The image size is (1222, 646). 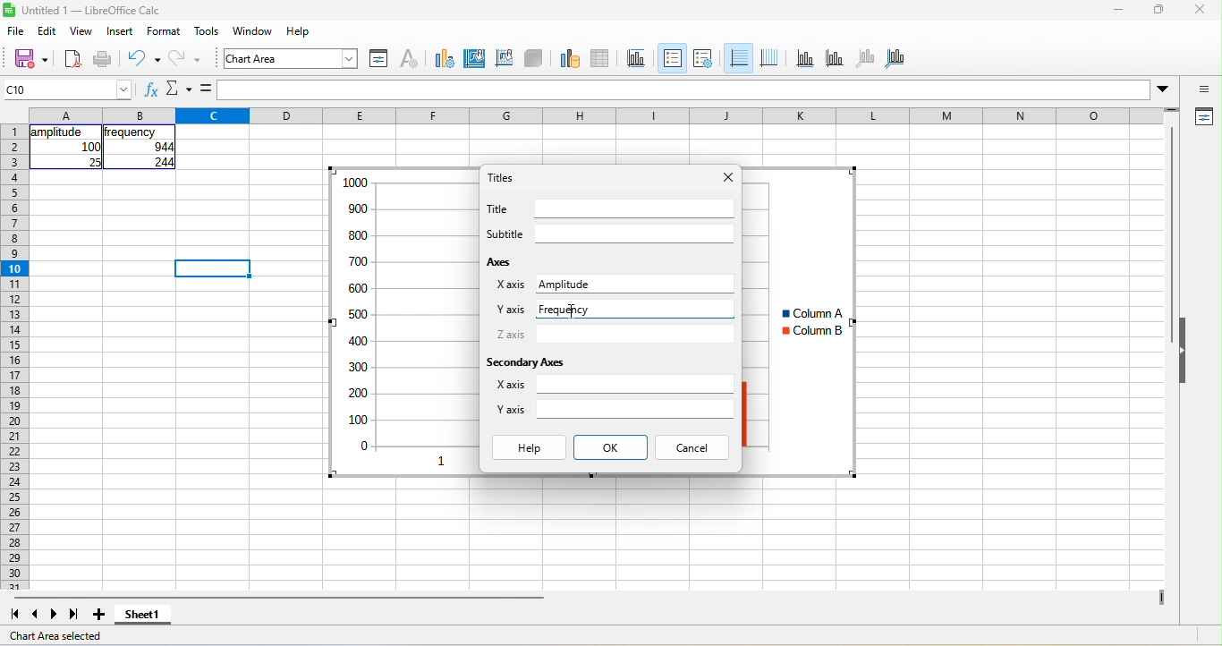 What do you see at coordinates (501, 261) in the screenshot?
I see `axes` at bounding box center [501, 261].